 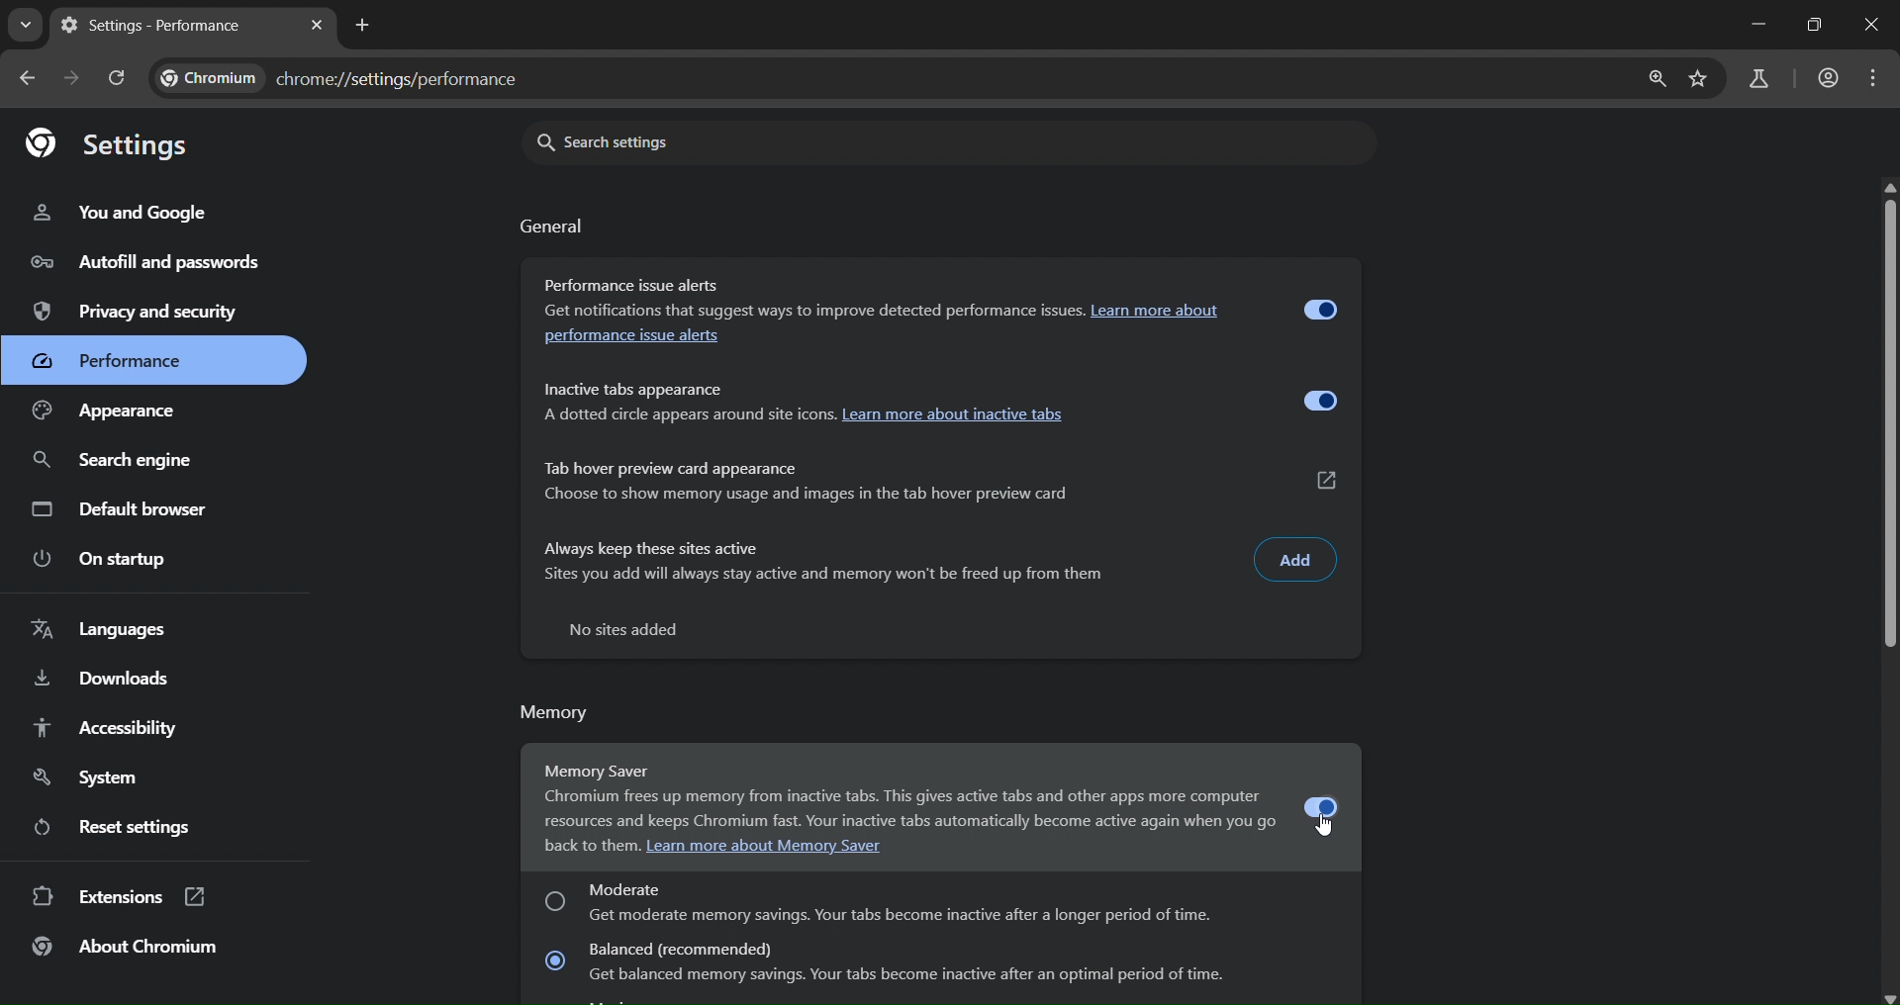 I want to click on search engine, so click(x=117, y=459).